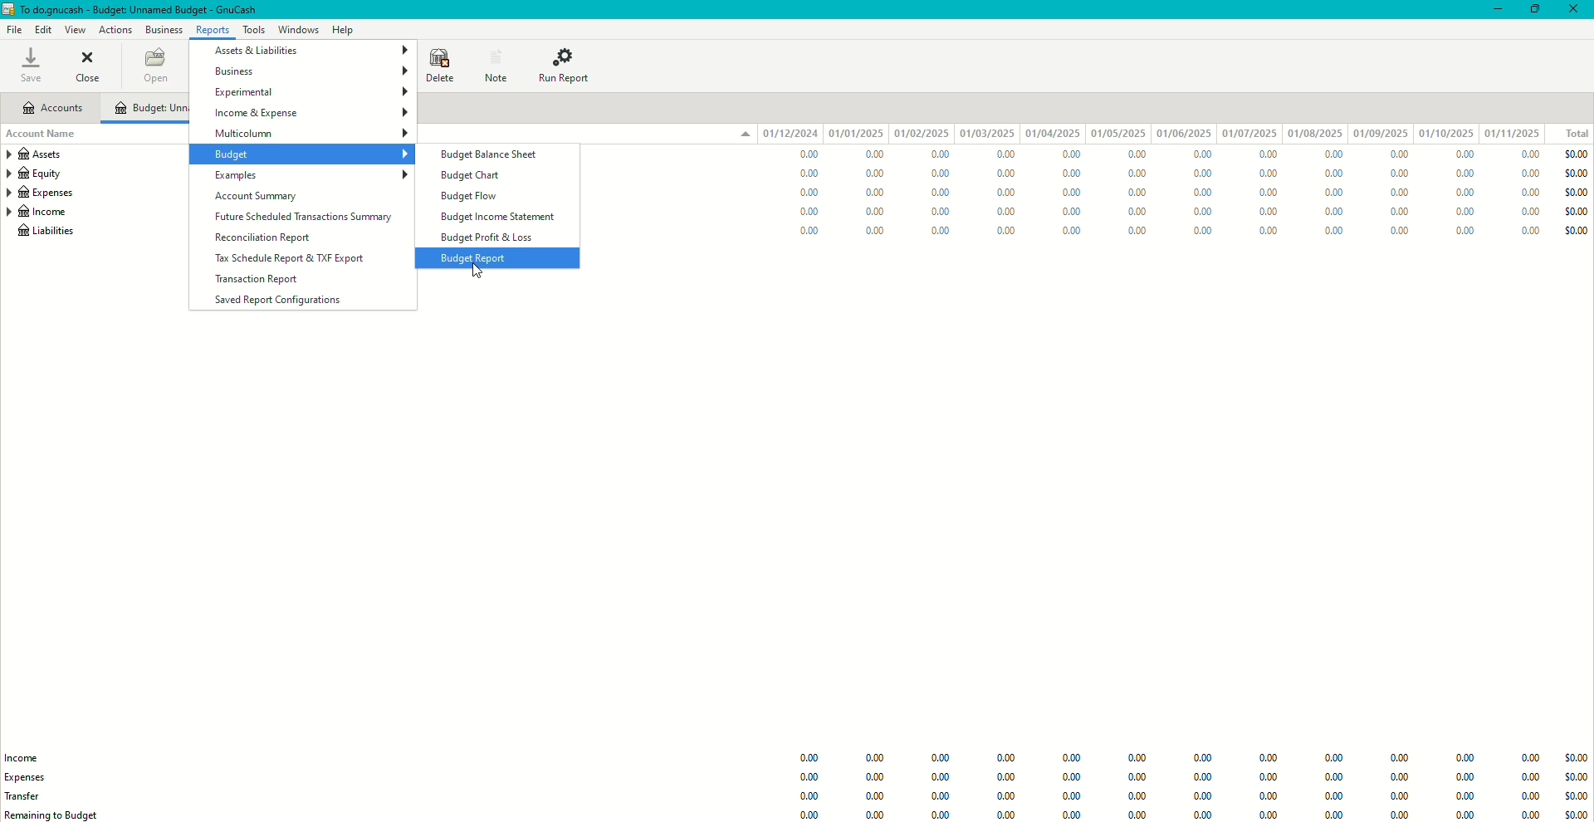  What do you see at coordinates (46, 135) in the screenshot?
I see `Account Name` at bounding box center [46, 135].